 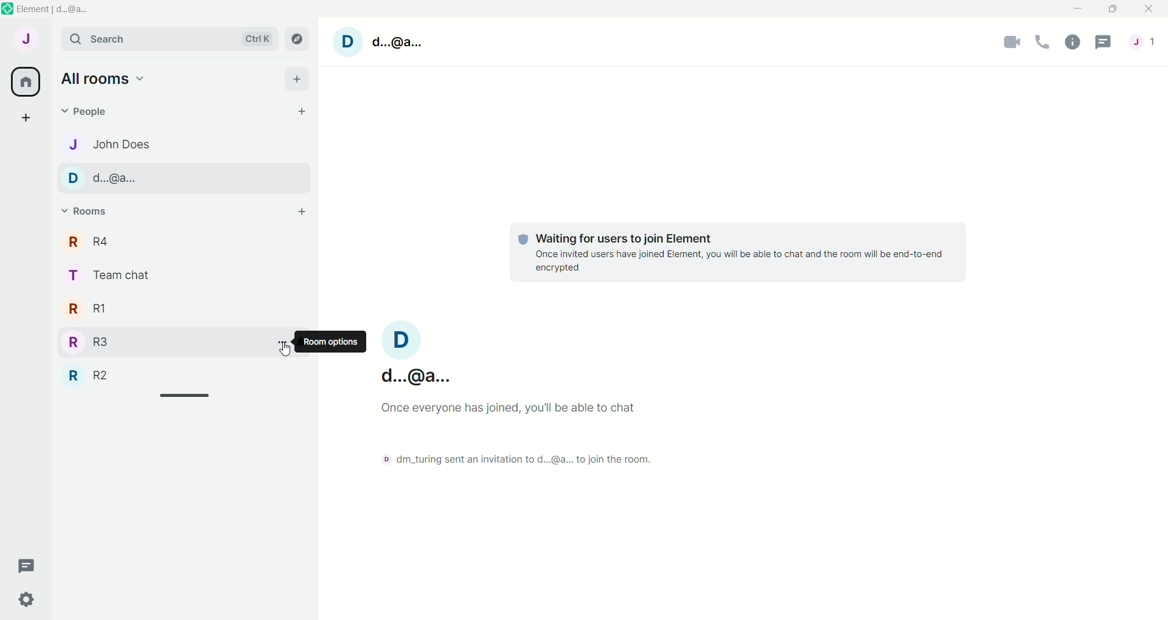 What do you see at coordinates (330, 341) in the screenshot?
I see `room options` at bounding box center [330, 341].